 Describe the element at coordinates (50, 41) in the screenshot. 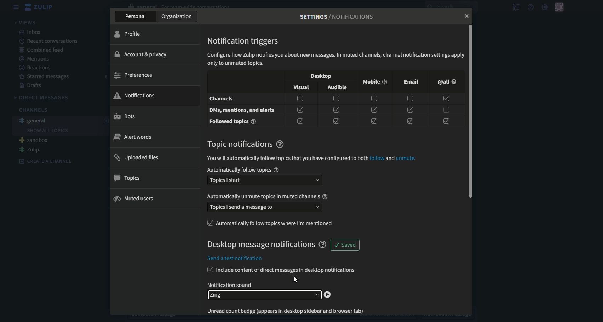

I see `recent conversations` at that location.